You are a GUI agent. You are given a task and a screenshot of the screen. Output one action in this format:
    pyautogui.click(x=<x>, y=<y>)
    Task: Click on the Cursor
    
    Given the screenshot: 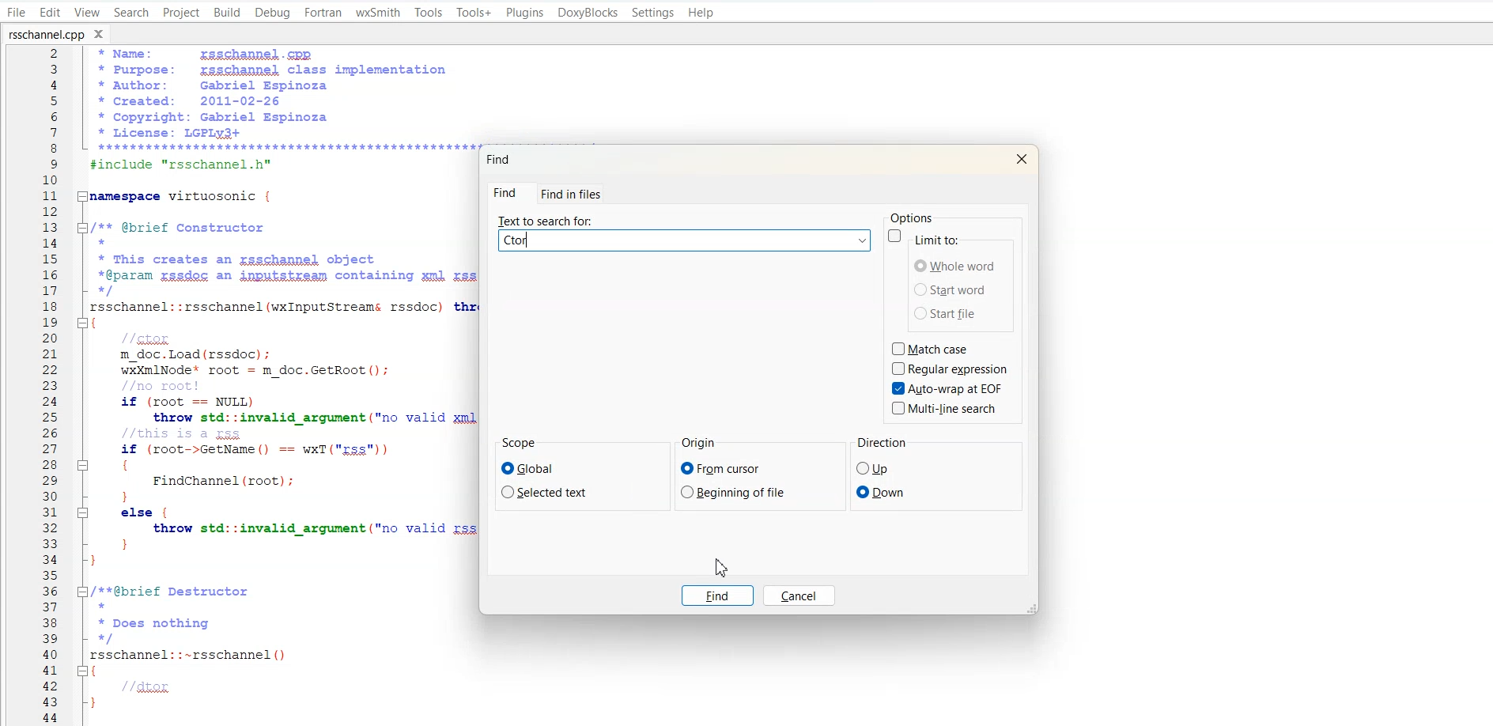 What is the action you would take?
    pyautogui.click(x=723, y=567)
    